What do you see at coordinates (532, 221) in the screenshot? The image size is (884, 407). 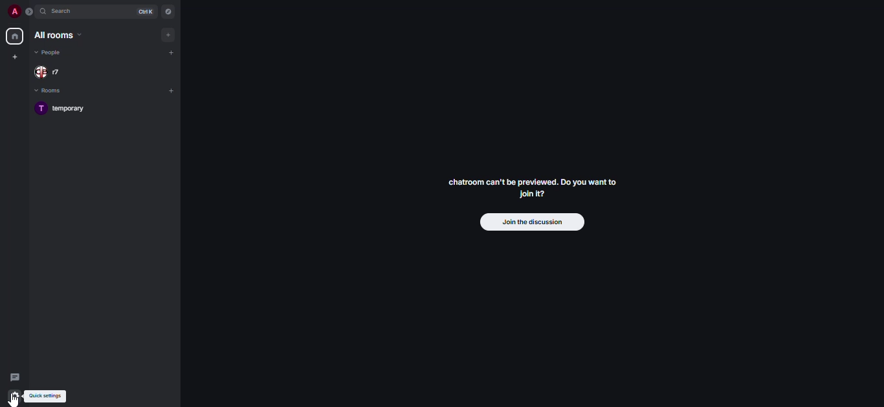 I see `join the discussion` at bounding box center [532, 221].